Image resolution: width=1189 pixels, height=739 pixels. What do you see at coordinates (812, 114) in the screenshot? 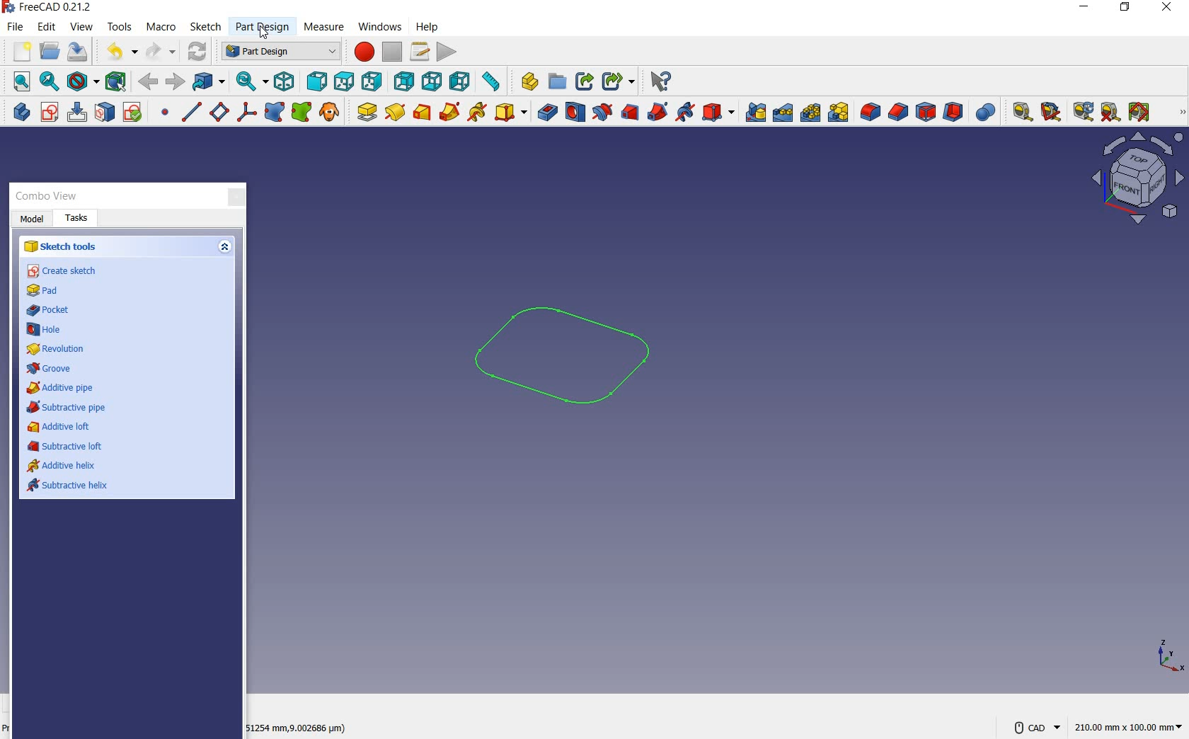
I see `polar pattern` at bounding box center [812, 114].